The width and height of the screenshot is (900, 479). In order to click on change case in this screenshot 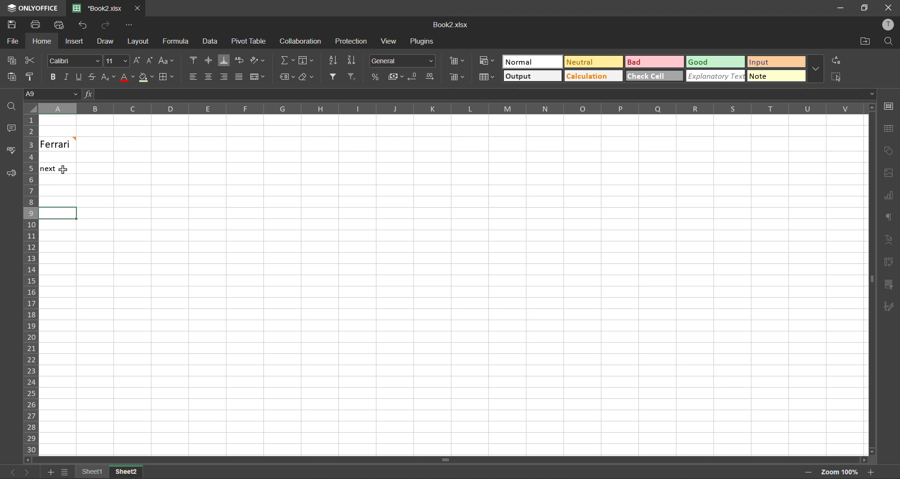, I will do `click(167, 60)`.